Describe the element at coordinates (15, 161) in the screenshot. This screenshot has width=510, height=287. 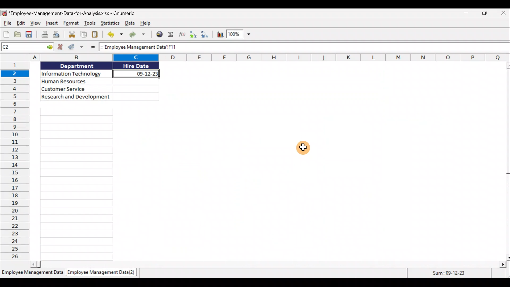
I see `Rows` at that location.